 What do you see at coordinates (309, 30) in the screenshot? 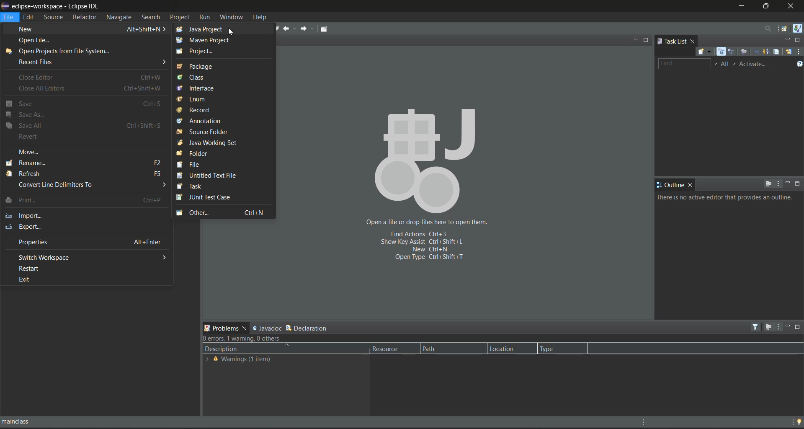
I see `forward` at bounding box center [309, 30].